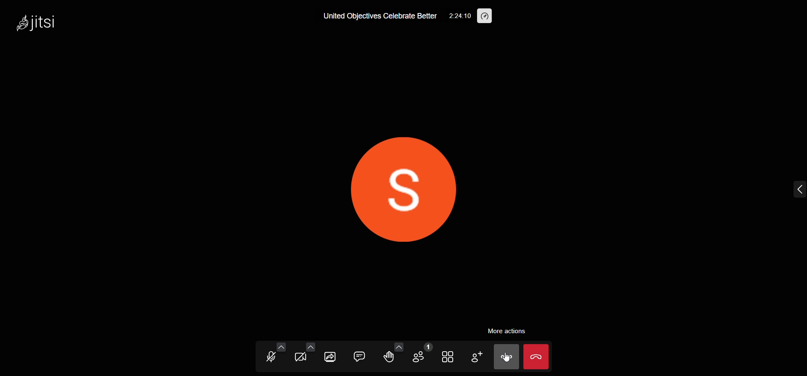 This screenshot has height=376, width=807. I want to click on raise hand, so click(388, 357).